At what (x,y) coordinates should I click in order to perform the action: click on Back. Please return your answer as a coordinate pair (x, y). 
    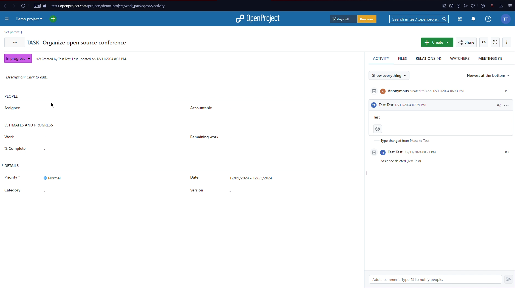
    Looking at the image, I should click on (12, 42).